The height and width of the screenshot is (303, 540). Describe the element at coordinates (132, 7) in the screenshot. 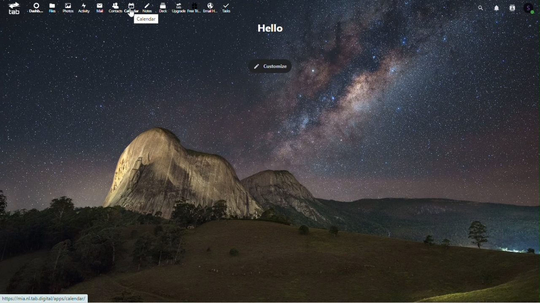

I see `calendar` at that location.